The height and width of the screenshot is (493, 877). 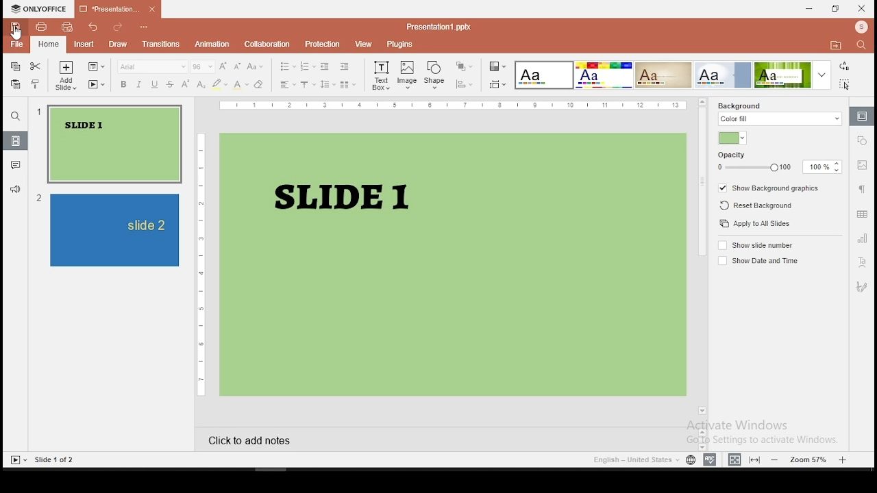 I want to click on Presentation1, so click(x=439, y=27).